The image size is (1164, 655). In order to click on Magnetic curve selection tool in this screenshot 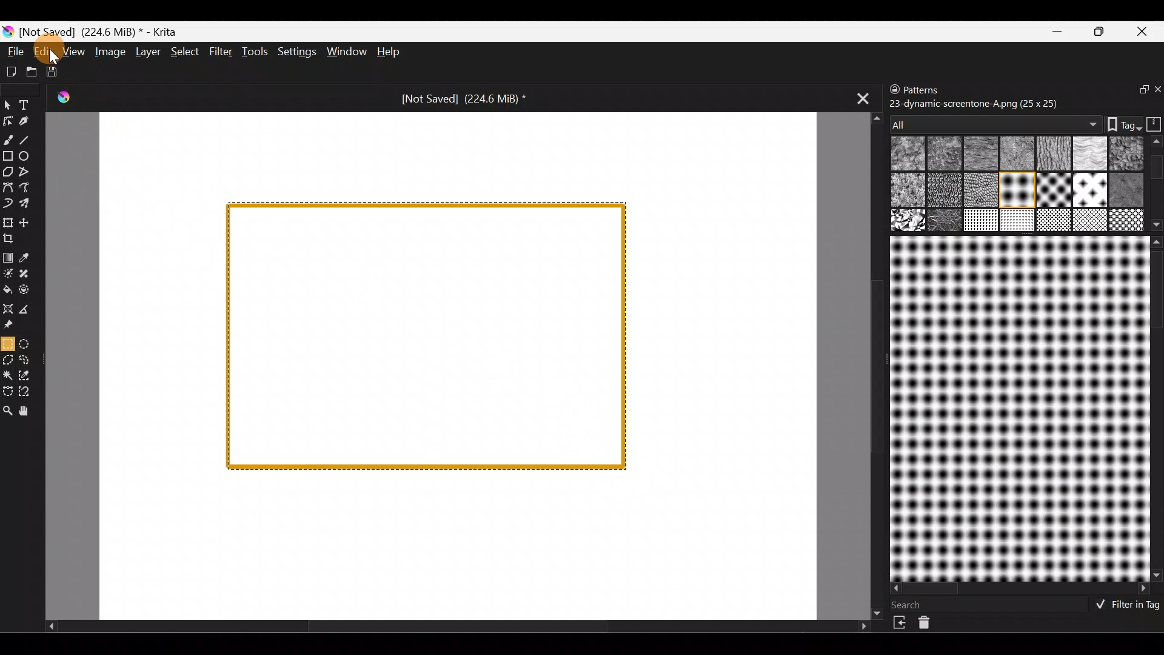, I will do `click(33, 392)`.